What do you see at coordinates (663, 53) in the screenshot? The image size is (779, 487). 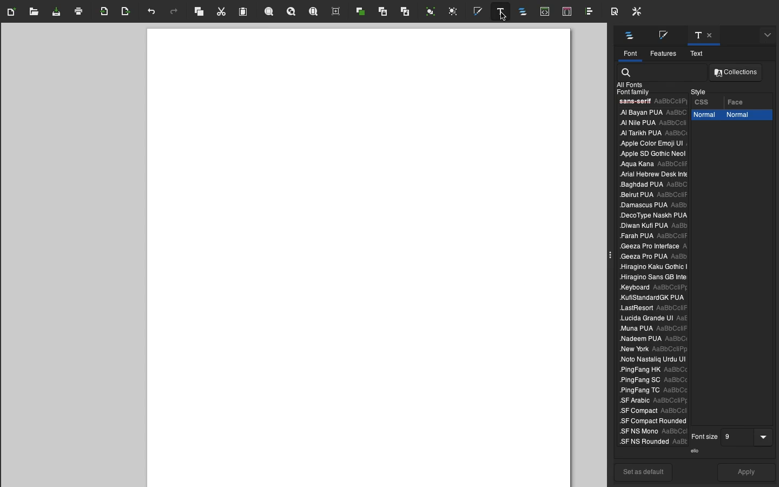 I see `Features` at bounding box center [663, 53].